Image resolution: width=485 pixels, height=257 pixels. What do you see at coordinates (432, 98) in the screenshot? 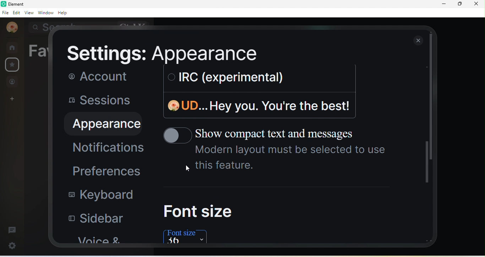
I see `` at bounding box center [432, 98].